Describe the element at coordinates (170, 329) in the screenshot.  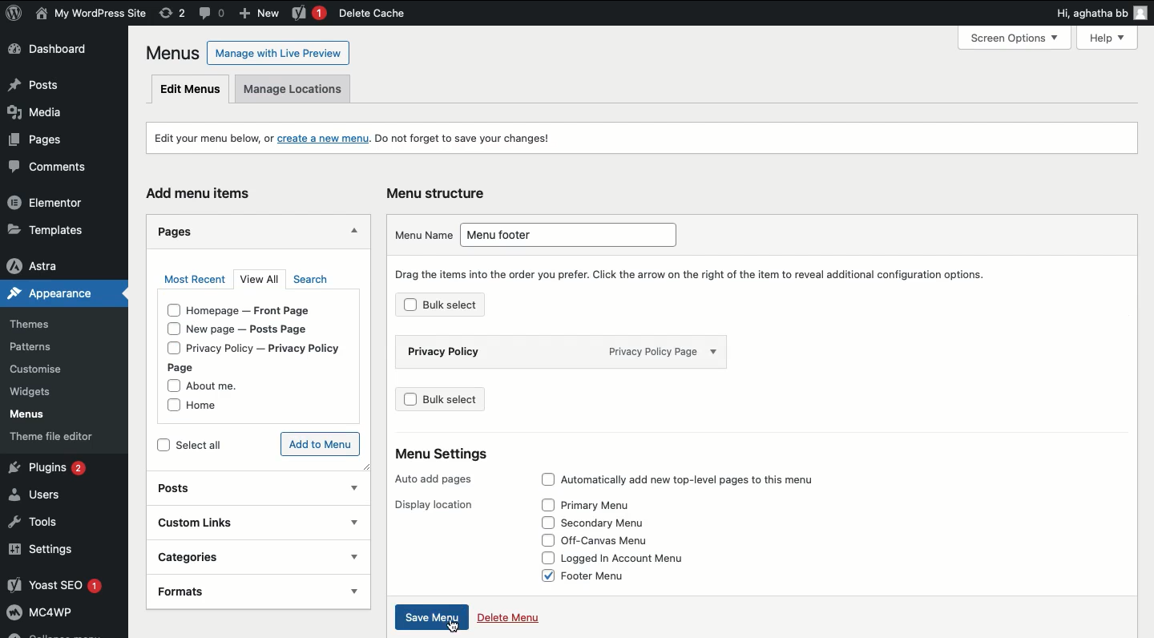
I see `checkbox` at that location.